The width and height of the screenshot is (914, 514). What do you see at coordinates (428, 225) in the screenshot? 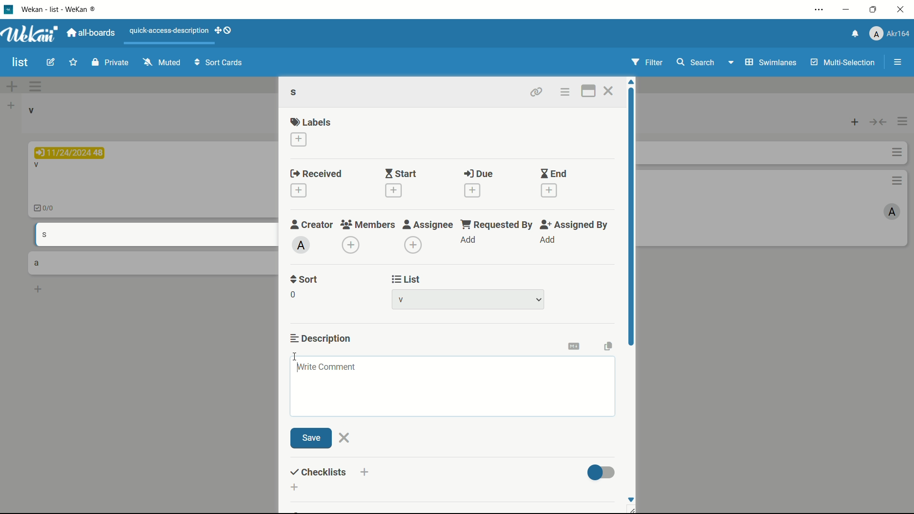
I see `assignee` at bounding box center [428, 225].